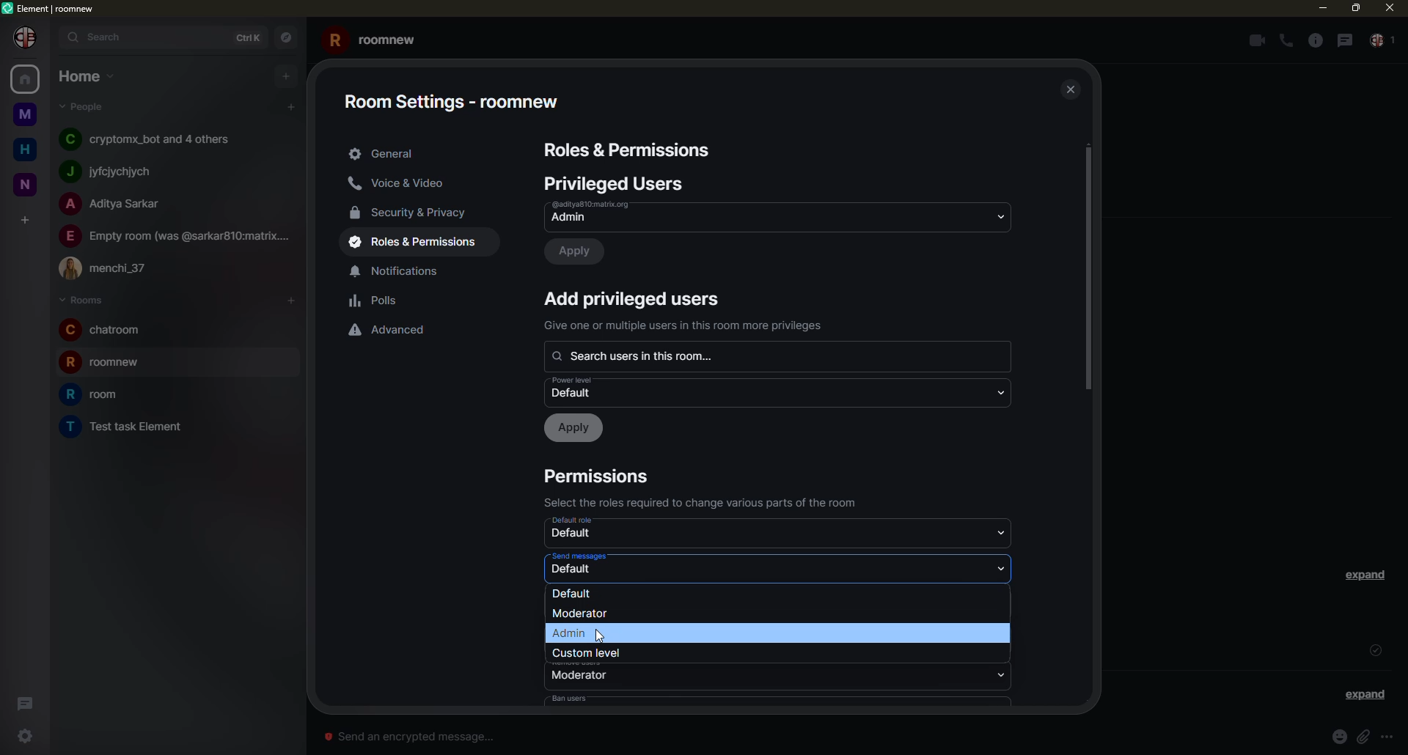  Describe the element at coordinates (579, 556) in the screenshot. I see `send message` at that location.